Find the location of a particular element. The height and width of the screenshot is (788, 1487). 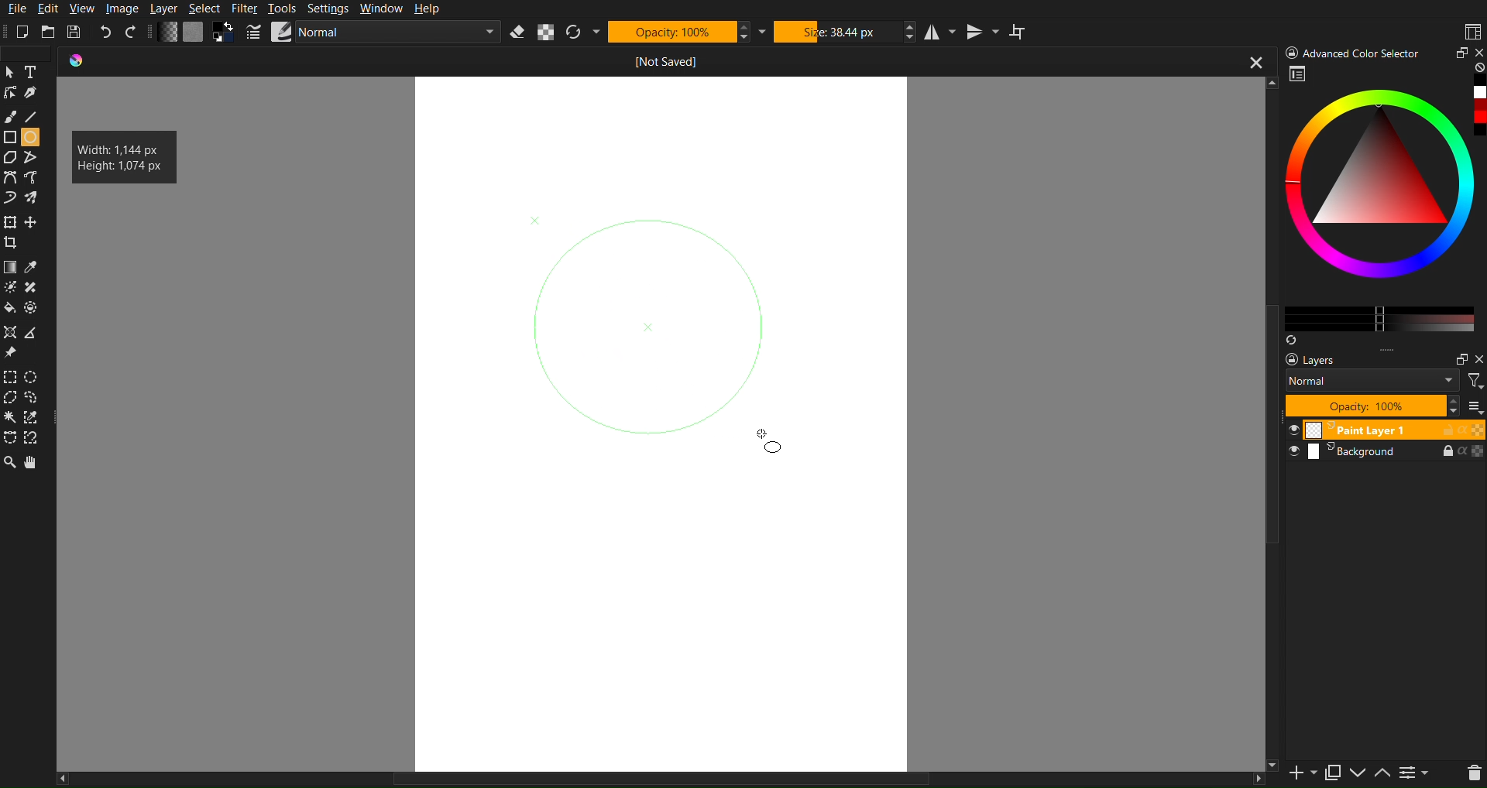

Wind is located at coordinates (10, 417).